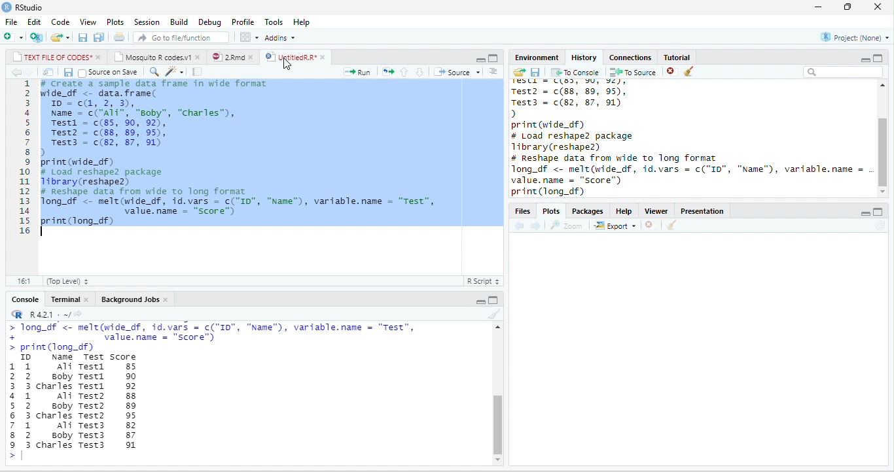 Image resolution: width=894 pixels, height=472 pixels. What do you see at coordinates (211, 23) in the screenshot?
I see `Debug` at bounding box center [211, 23].